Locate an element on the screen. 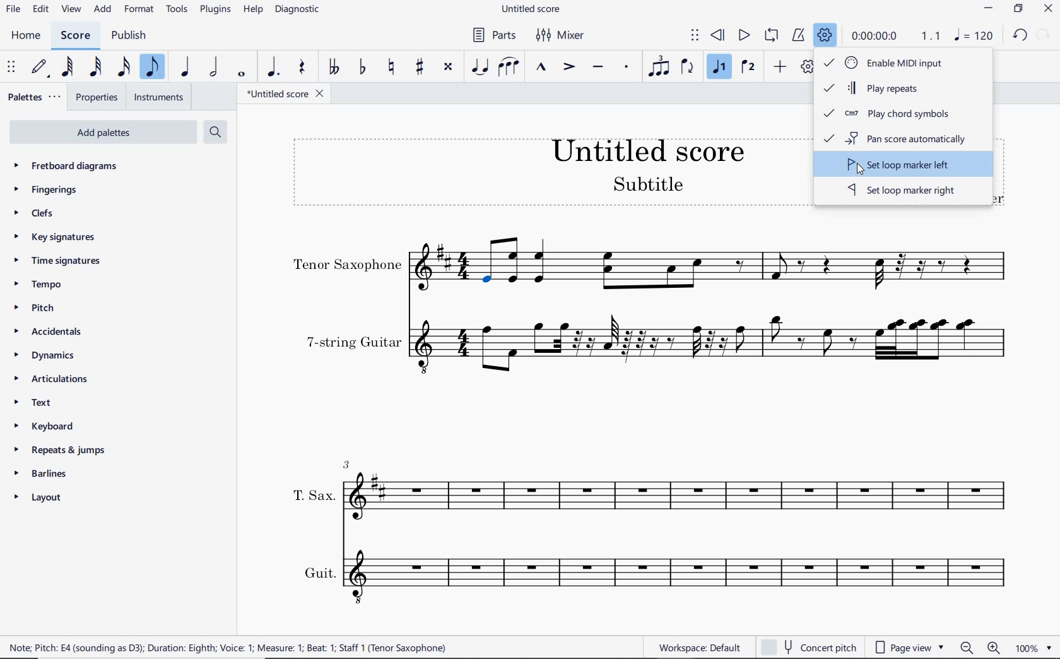 This screenshot has height=659, width=1060. INSTRUMENT: T.SAX is located at coordinates (649, 485).